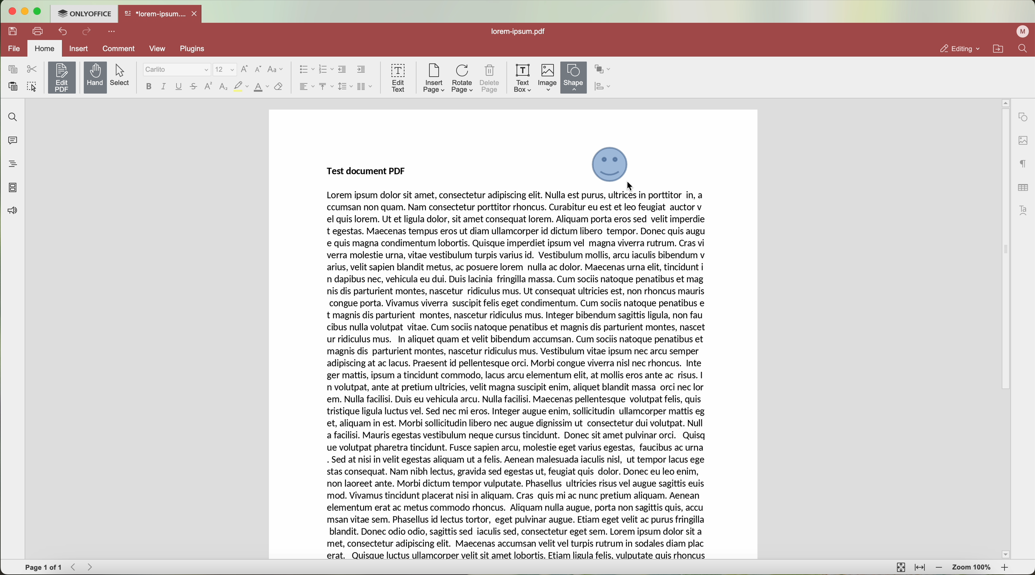  What do you see at coordinates (14, 86) in the screenshot?
I see `paste` at bounding box center [14, 86].